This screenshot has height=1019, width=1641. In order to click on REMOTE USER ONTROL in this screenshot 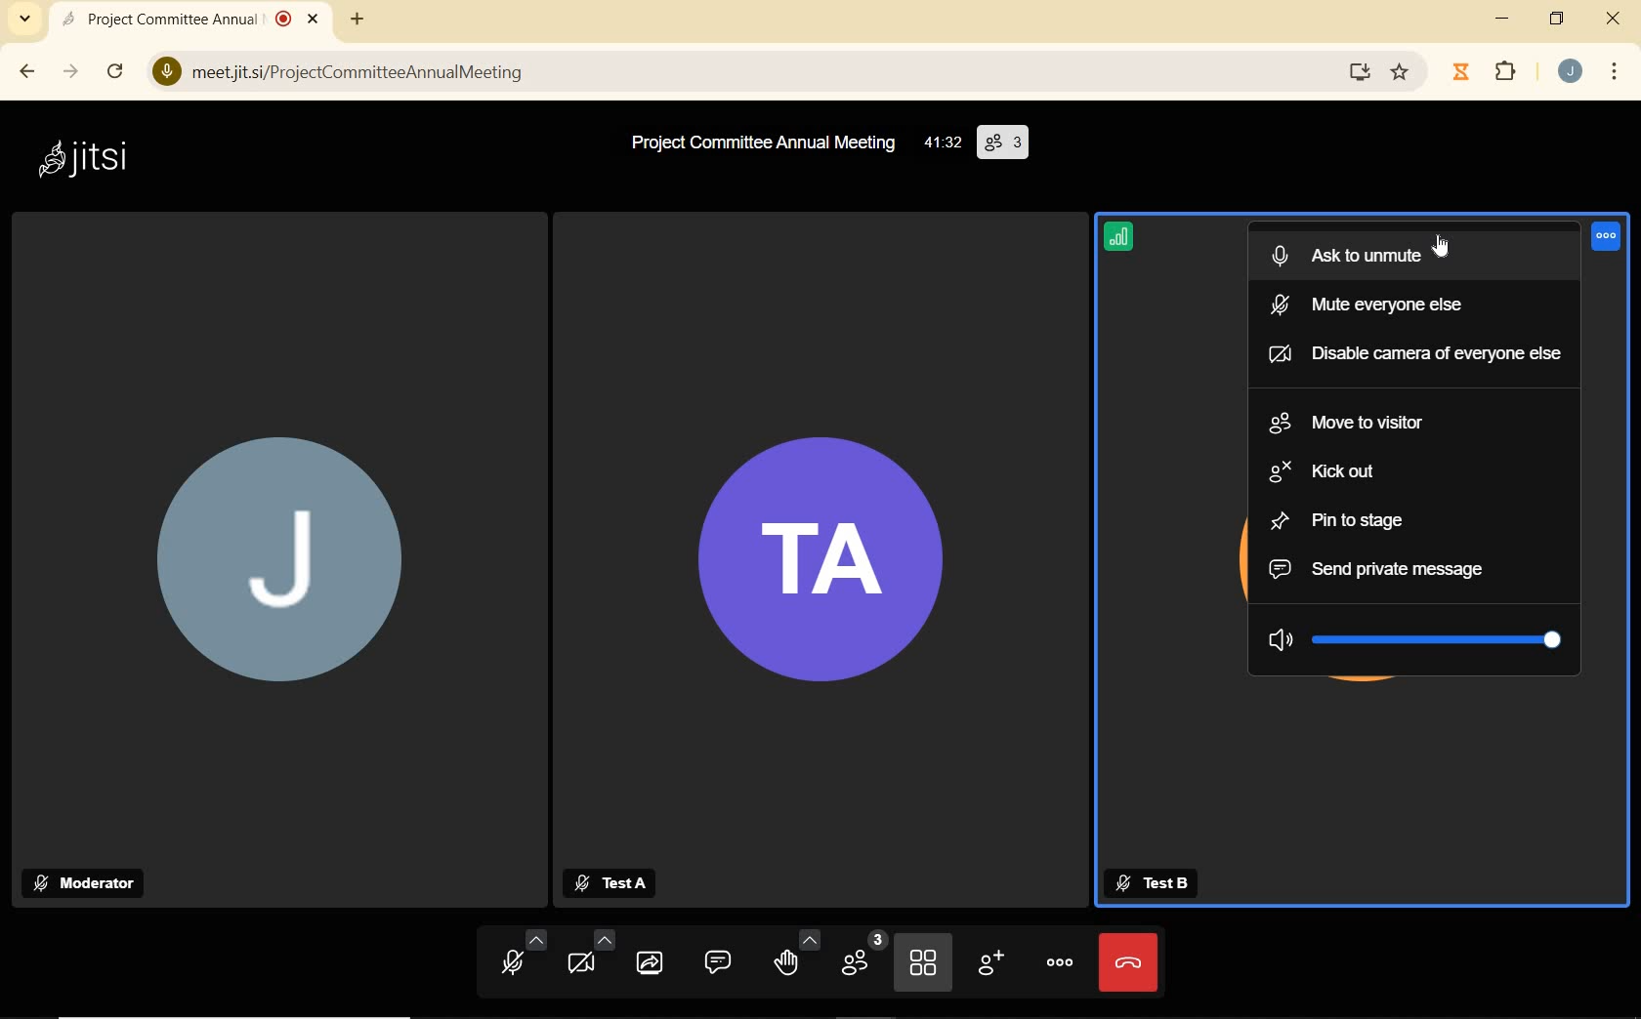, I will do `click(1609, 240)`.